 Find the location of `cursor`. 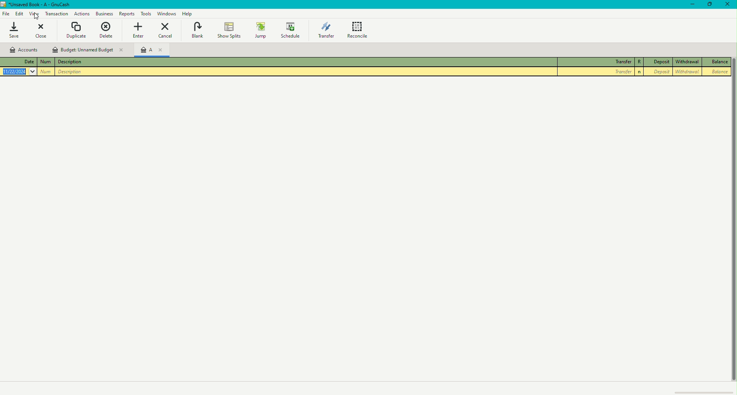

cursor is located at coordinates (38, 16).